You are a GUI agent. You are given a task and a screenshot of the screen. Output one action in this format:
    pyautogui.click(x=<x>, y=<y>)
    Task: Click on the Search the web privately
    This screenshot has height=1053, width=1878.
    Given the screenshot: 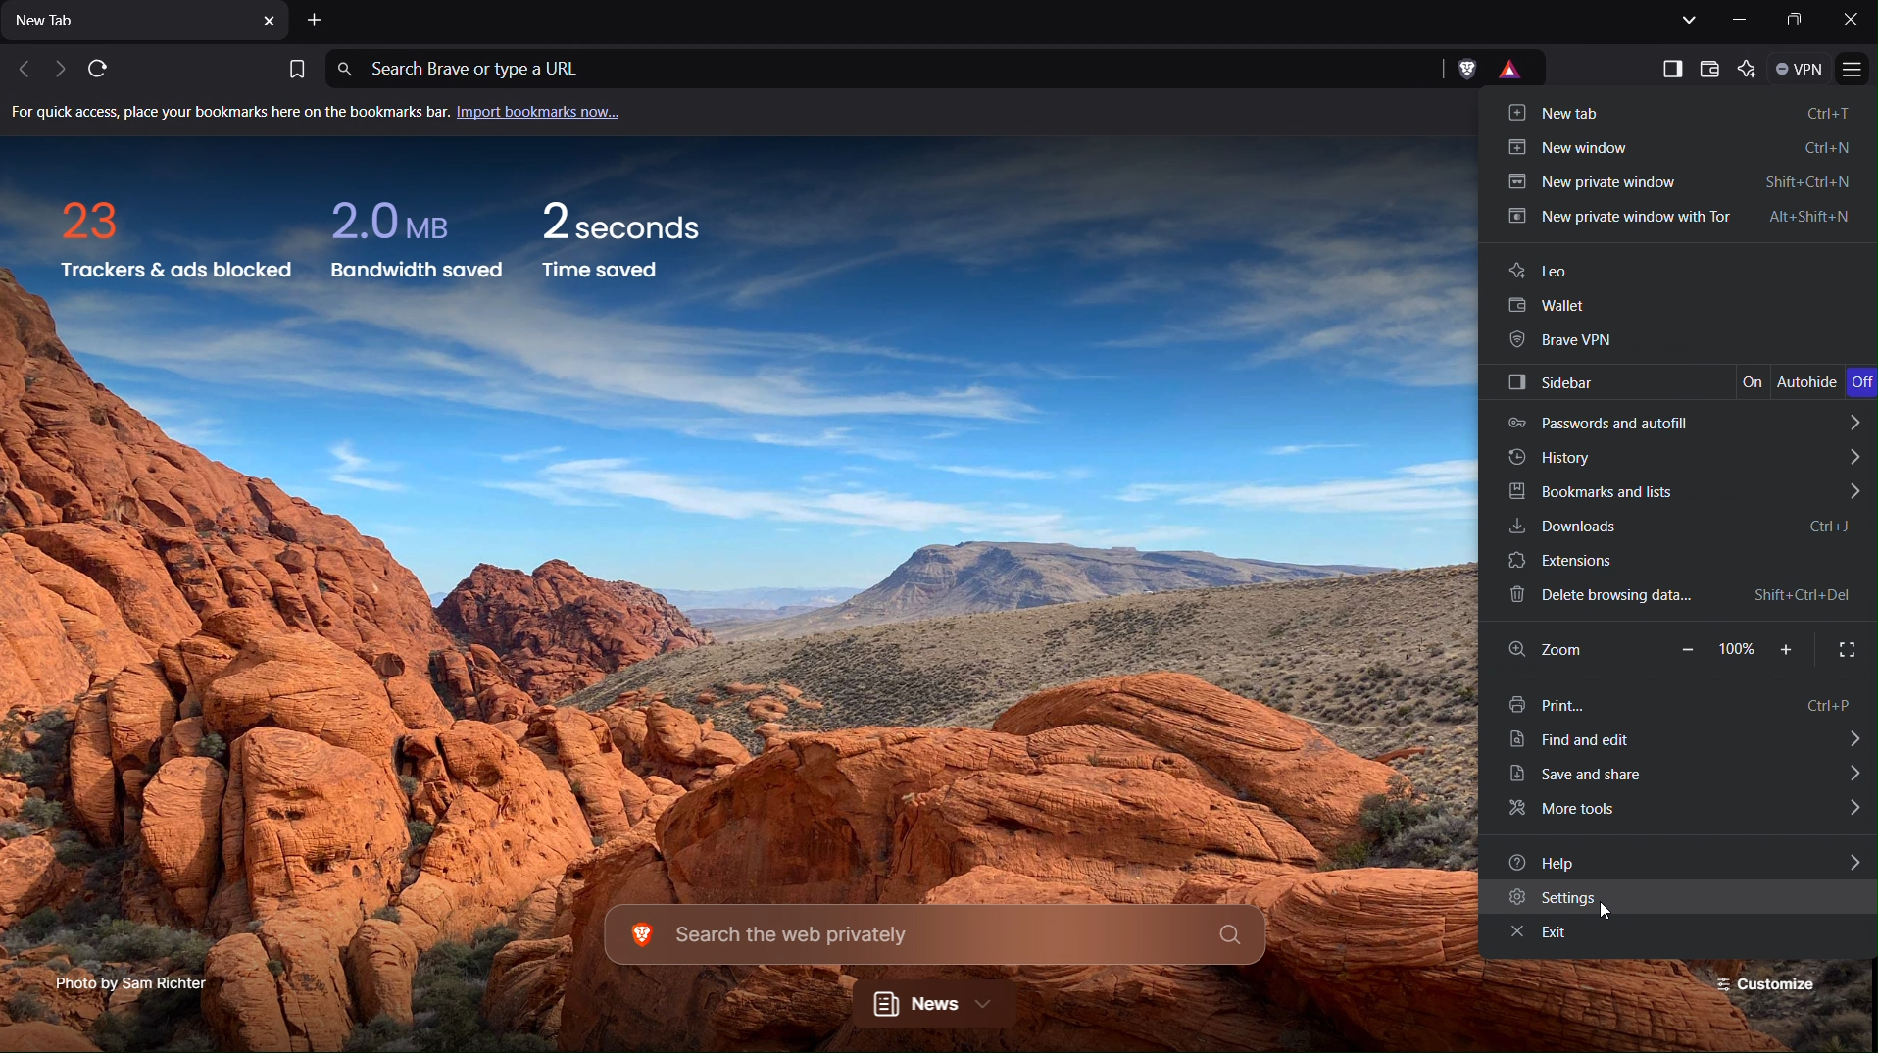 What is the action you would take?
    pyautogui.click(x=935, y=932)
    